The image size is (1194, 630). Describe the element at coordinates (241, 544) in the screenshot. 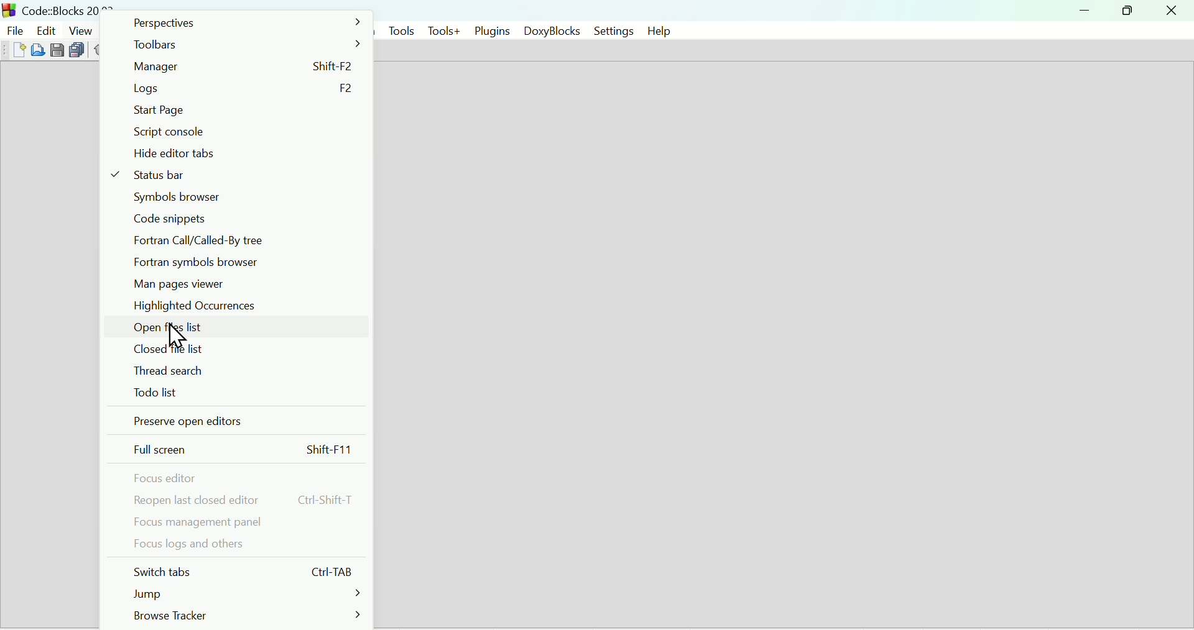

I see `Focus logs and others` at that location.